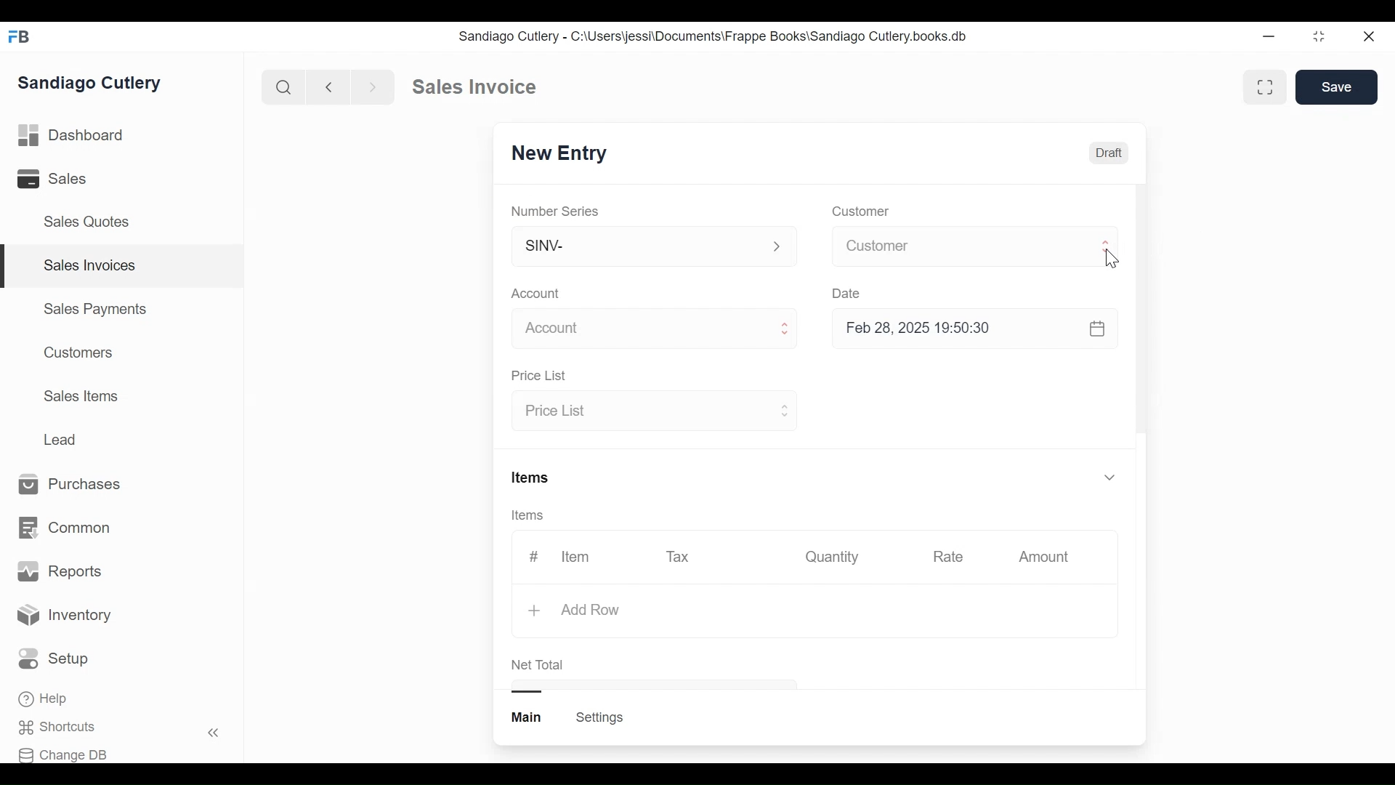 This screenshot has height=785, width=1395. I want to click on Lead, so click(62, 438).